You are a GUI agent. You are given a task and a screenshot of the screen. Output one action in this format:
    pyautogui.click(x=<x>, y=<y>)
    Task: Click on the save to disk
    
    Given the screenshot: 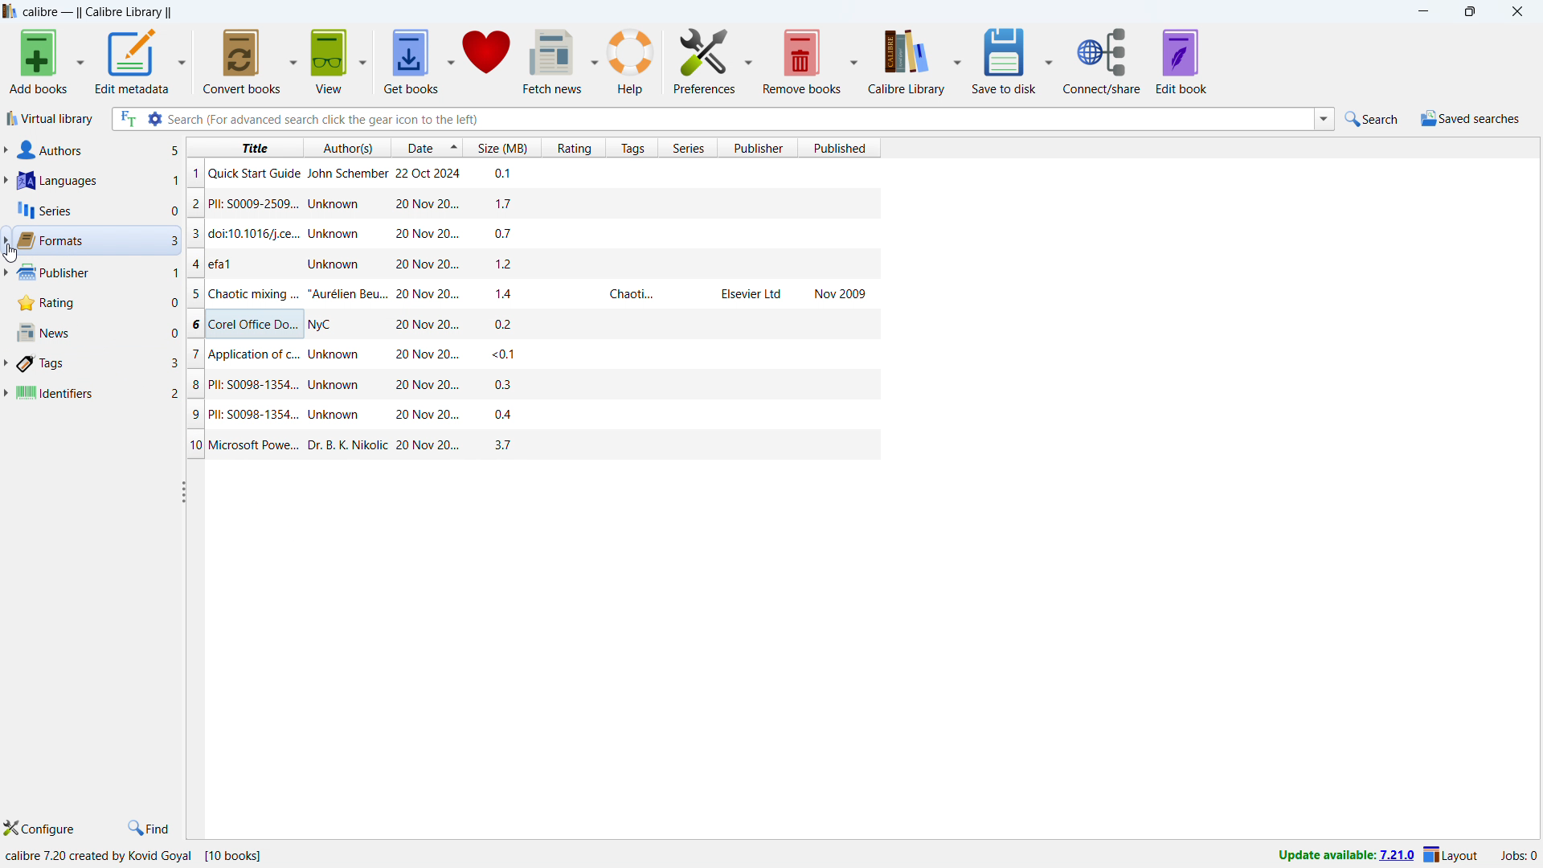 What is the action you would take?
    pyautogui.click(x=1050, y=60)
    